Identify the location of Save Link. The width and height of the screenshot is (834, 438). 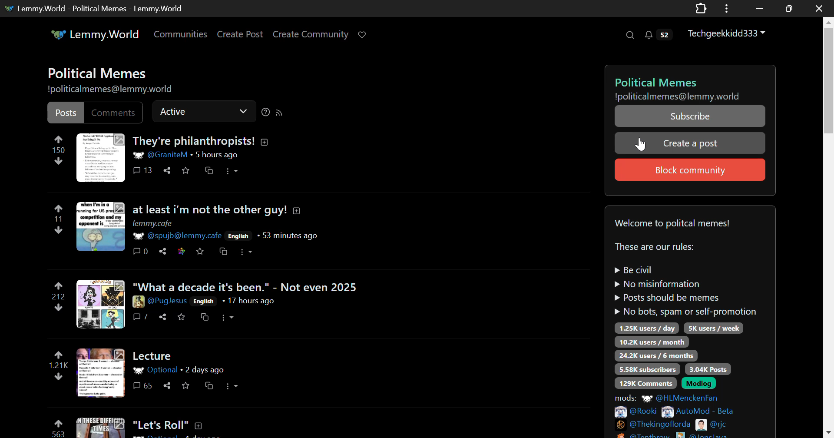
(181, 252).